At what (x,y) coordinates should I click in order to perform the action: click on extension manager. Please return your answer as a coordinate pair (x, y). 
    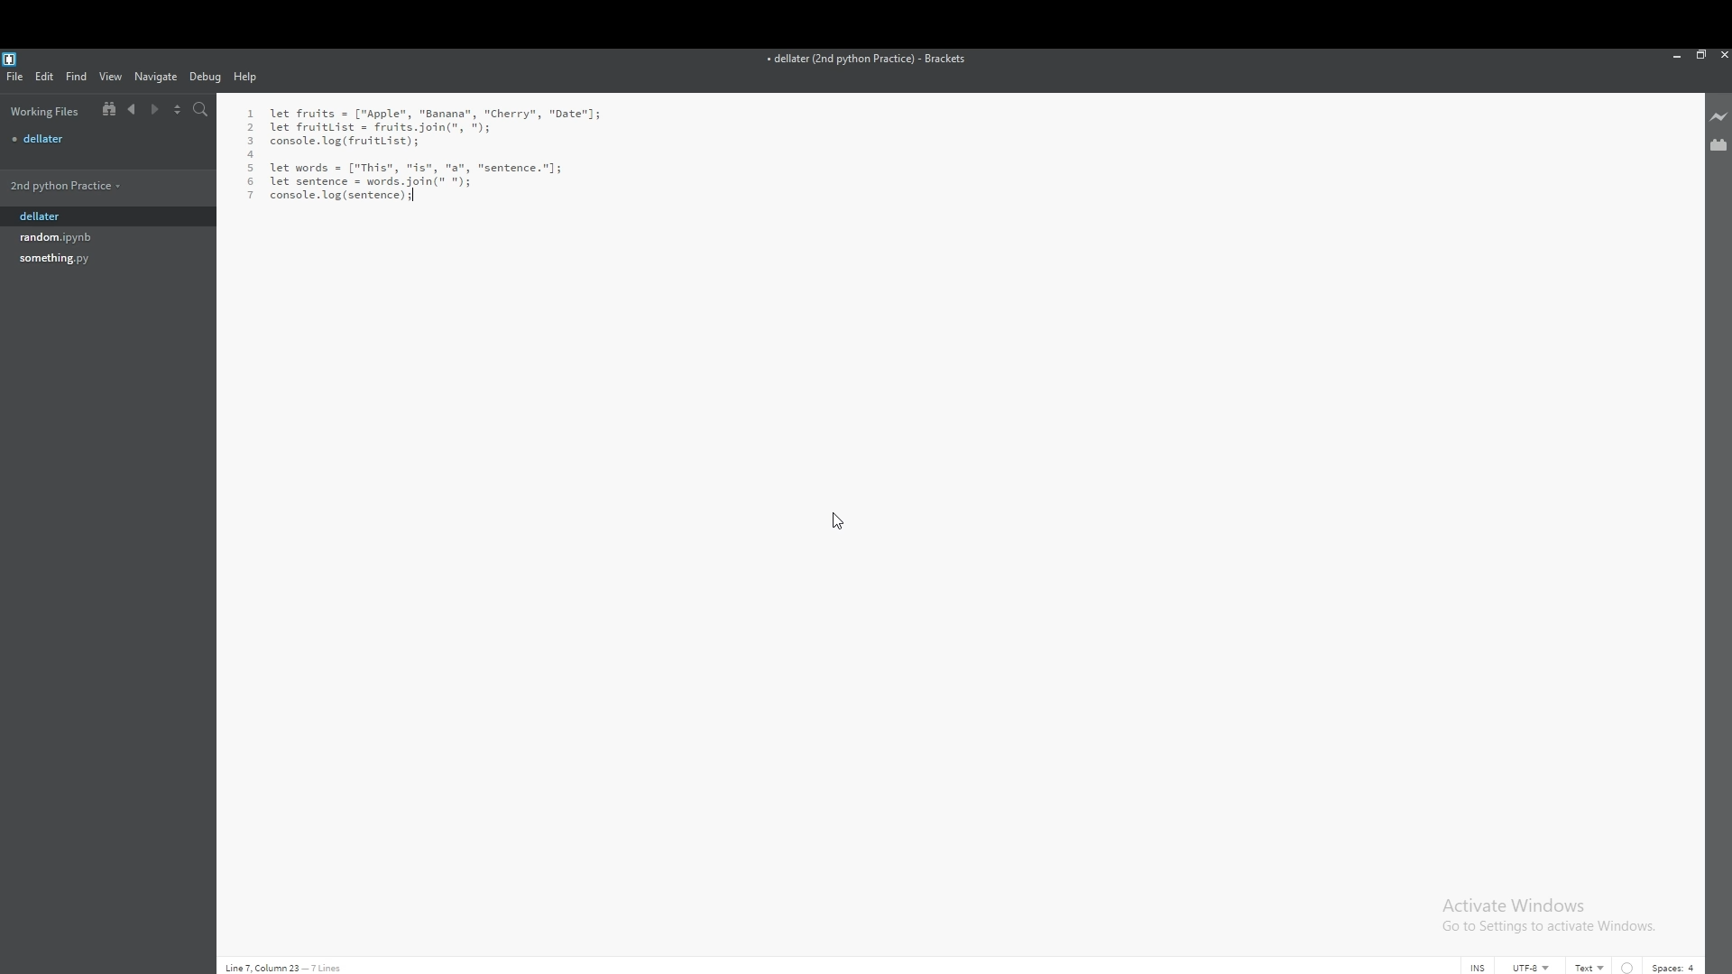
    Looking at the image, I should click on (1718, 143).